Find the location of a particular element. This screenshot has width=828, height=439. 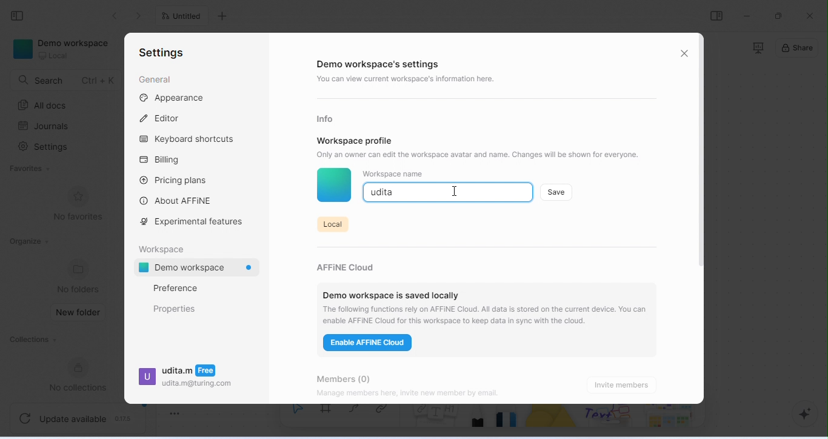

settings is located at coordinates (161, 53).